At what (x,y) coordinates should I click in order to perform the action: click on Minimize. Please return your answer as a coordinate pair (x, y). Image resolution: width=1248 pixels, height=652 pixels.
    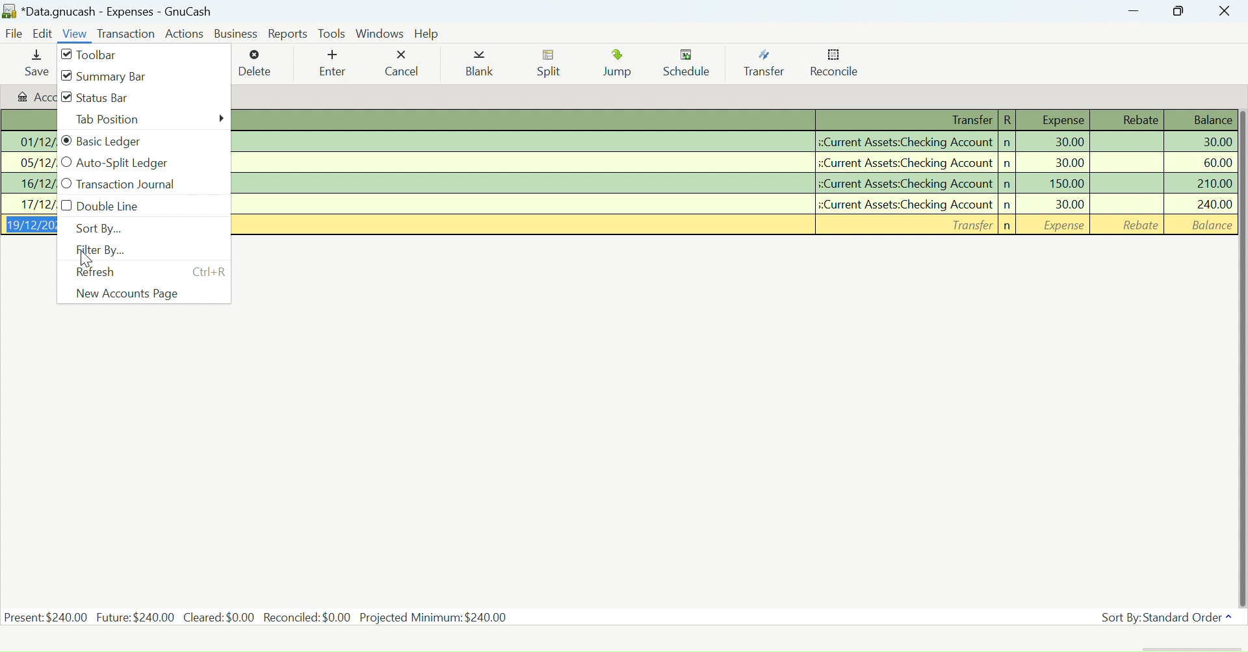
    Looking at the image, I should click on (1179, 10).